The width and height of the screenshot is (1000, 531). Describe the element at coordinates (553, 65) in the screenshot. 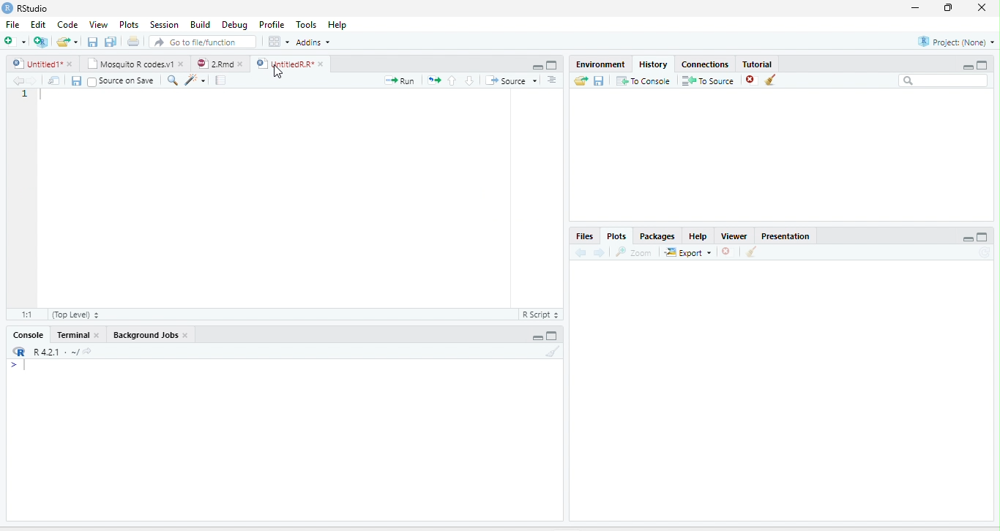

I see `Maximize` at that location.